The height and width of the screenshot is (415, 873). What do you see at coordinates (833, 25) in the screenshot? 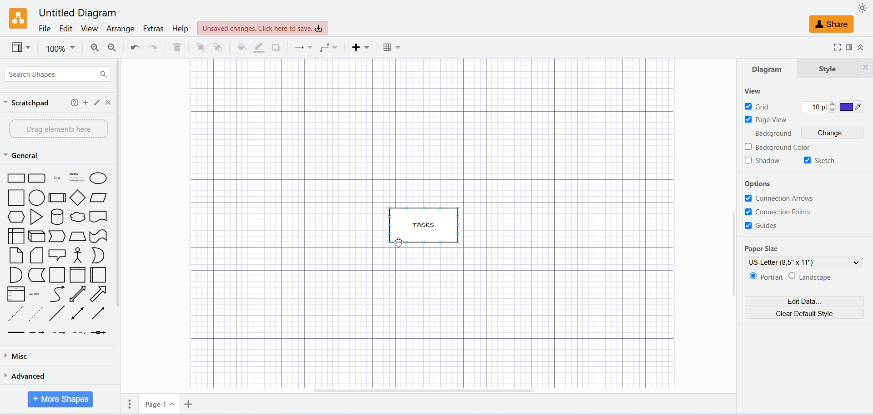
I see `share` at bounding box center [833, 25].